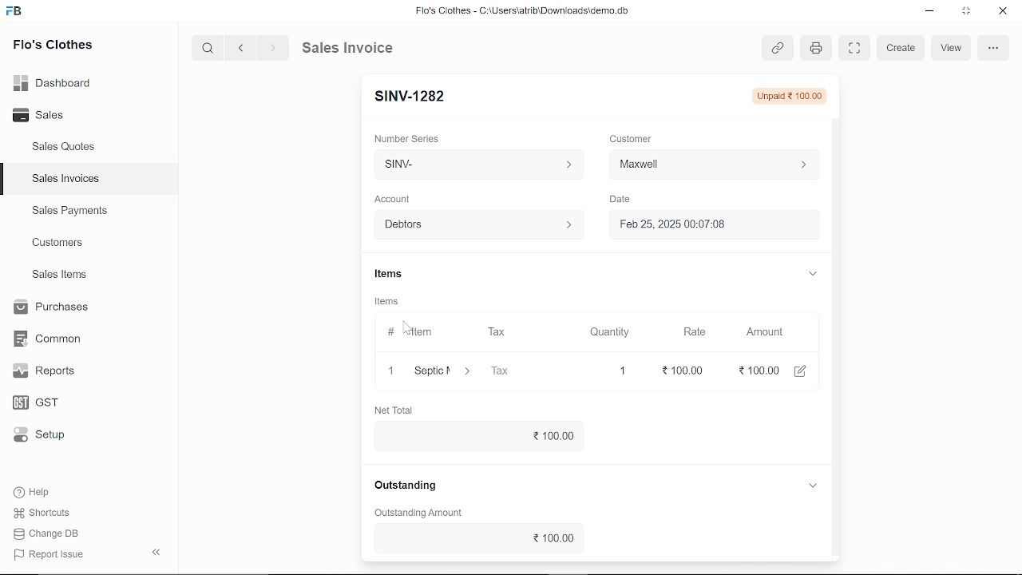 This screenshot has width=1022, height=575. I want to click on Insert Customer, so click(711, 165).